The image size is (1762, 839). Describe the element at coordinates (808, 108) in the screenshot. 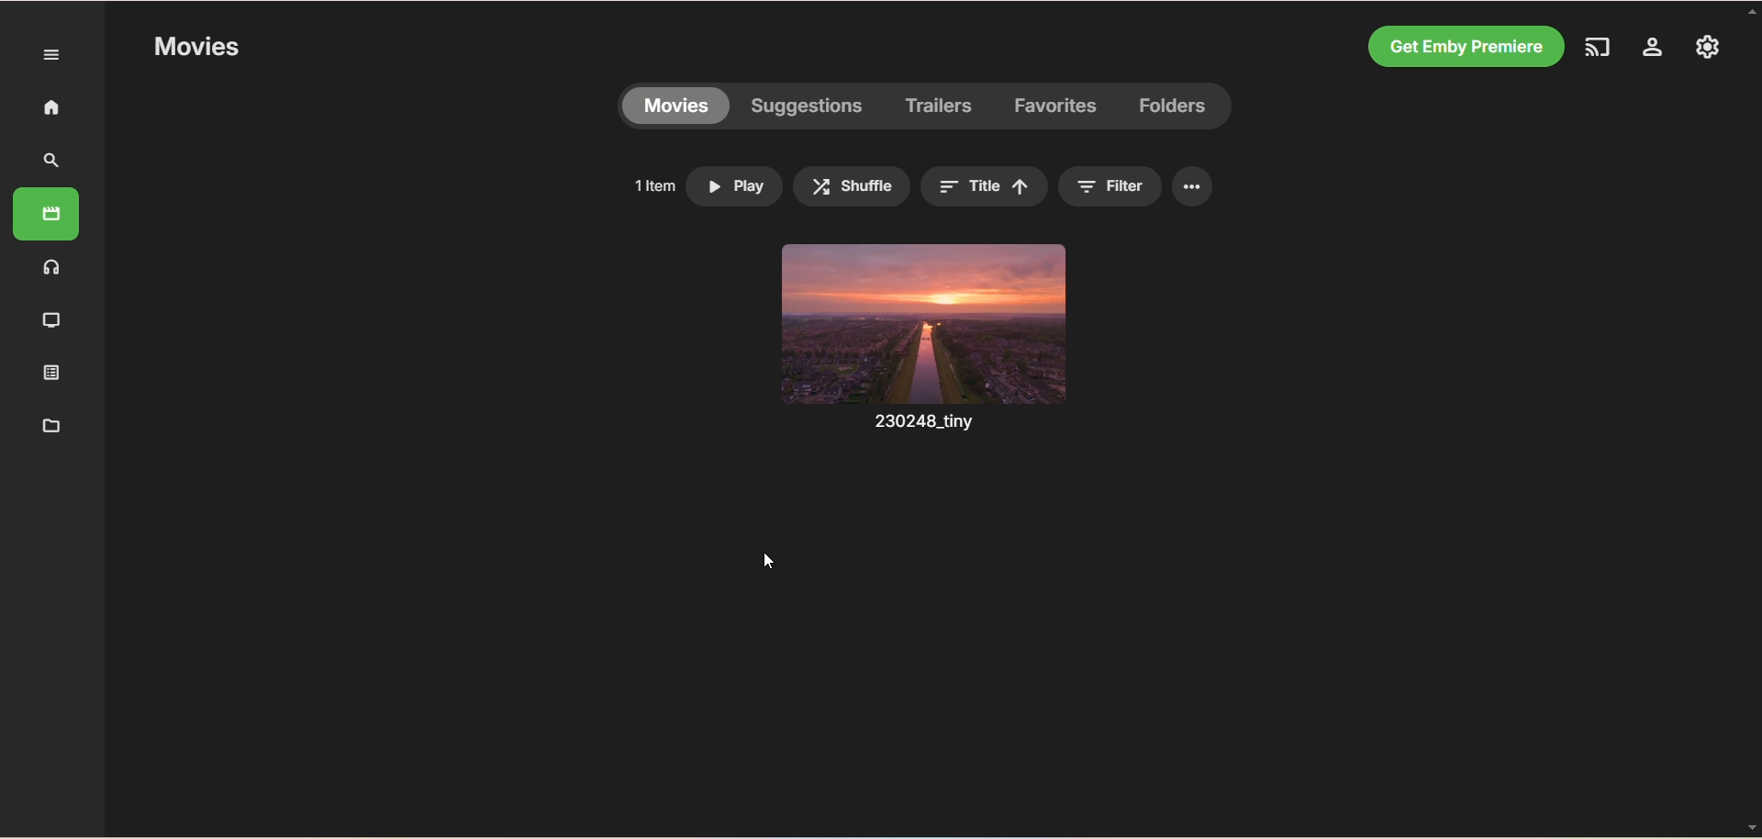

I see `suggestions` at that location.